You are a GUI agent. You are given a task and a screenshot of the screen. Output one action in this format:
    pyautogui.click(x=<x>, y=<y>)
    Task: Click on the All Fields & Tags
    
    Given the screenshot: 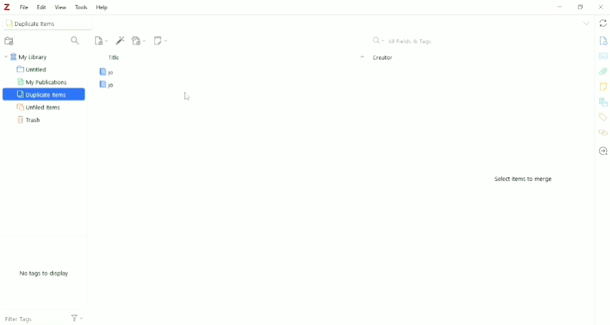 What is the action you would take?
    pyautogui.click(x=403, y=40)
    